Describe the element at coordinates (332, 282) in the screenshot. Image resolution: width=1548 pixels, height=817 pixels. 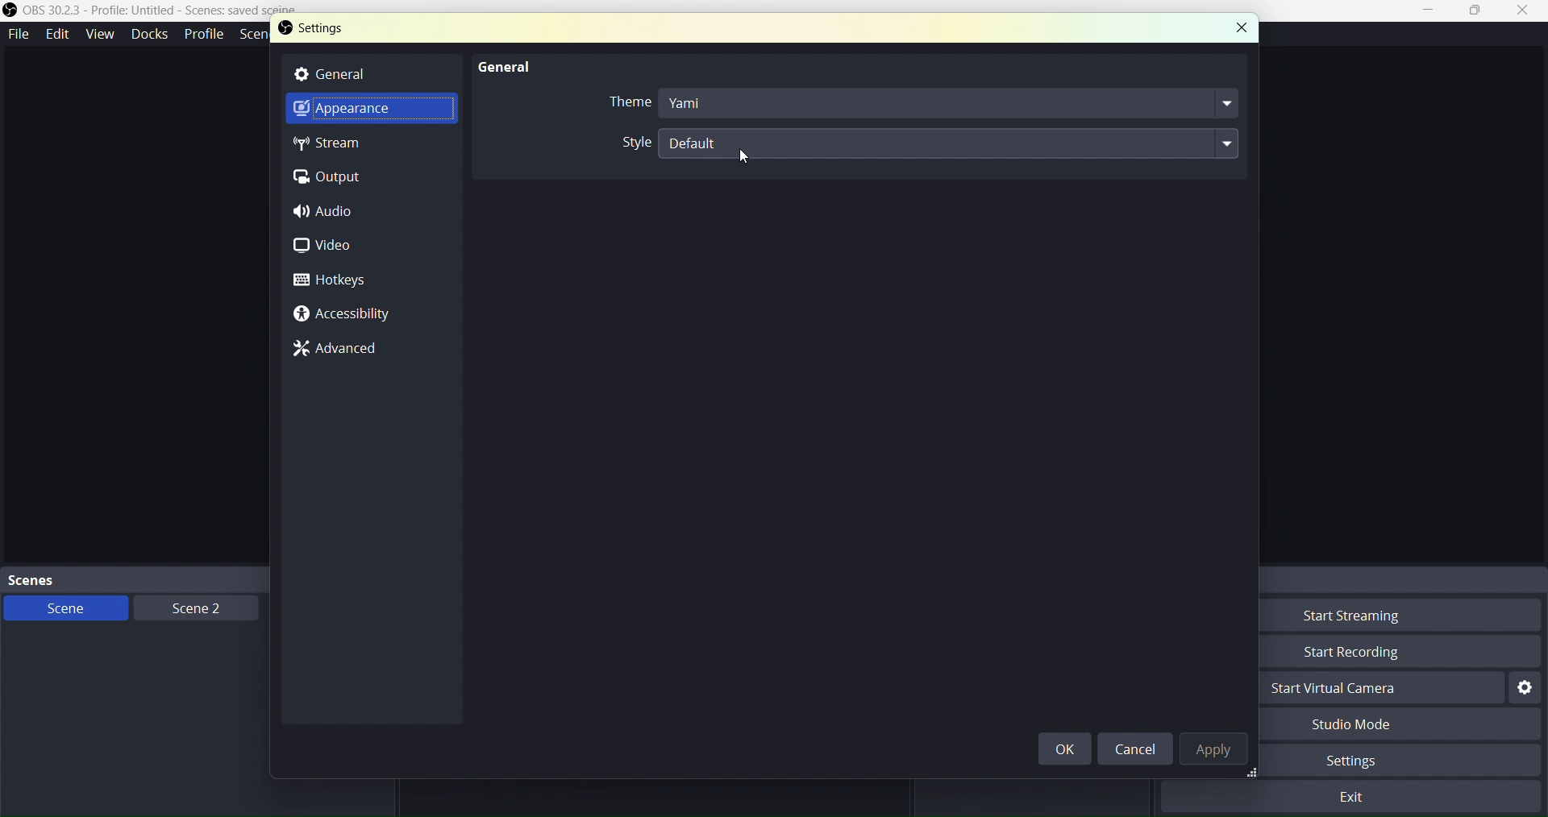
I see `Hotkeys` at that location.